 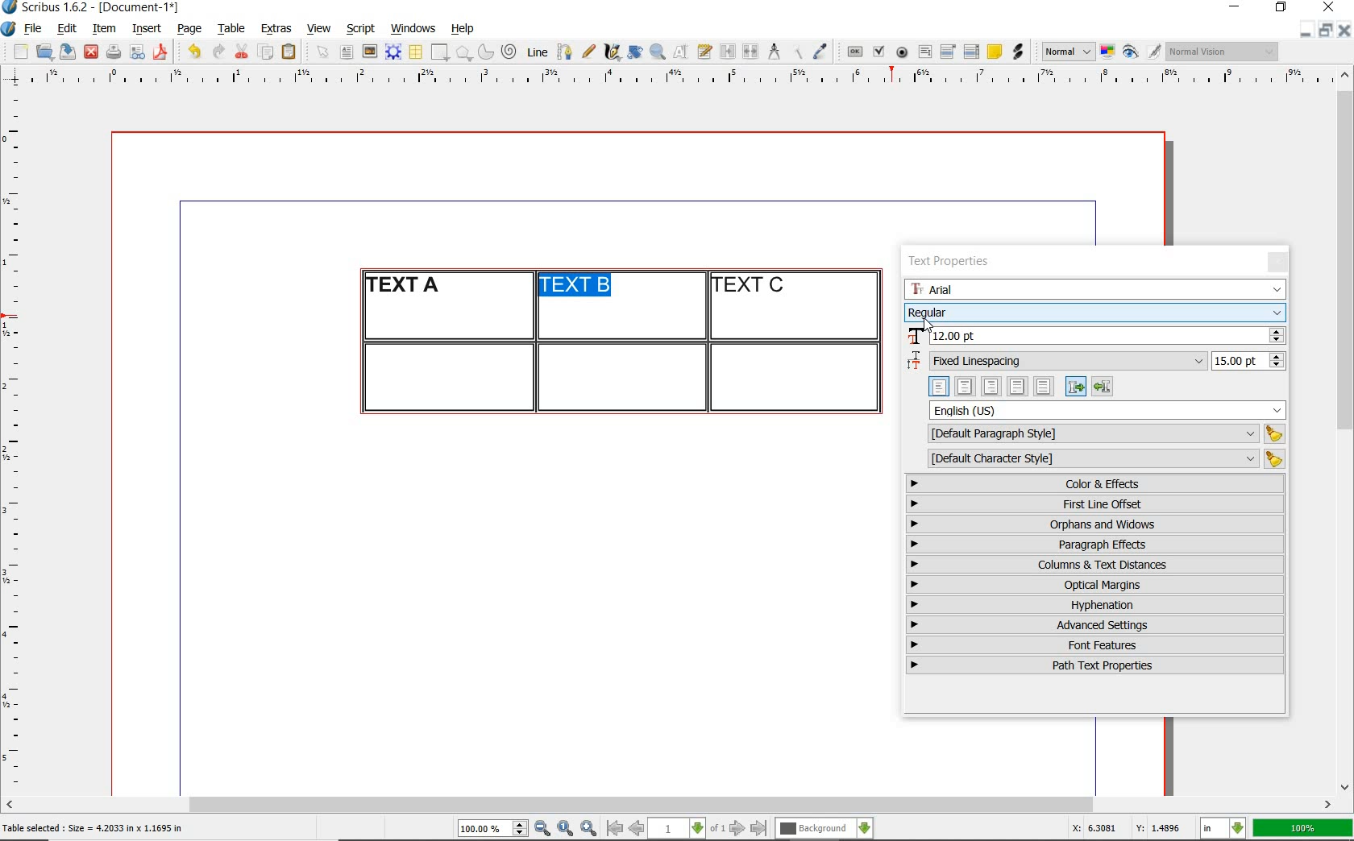 What do you see at coordinates (292, 52) in the screenshot?
I see `paste` at bounding box center [292, 52].